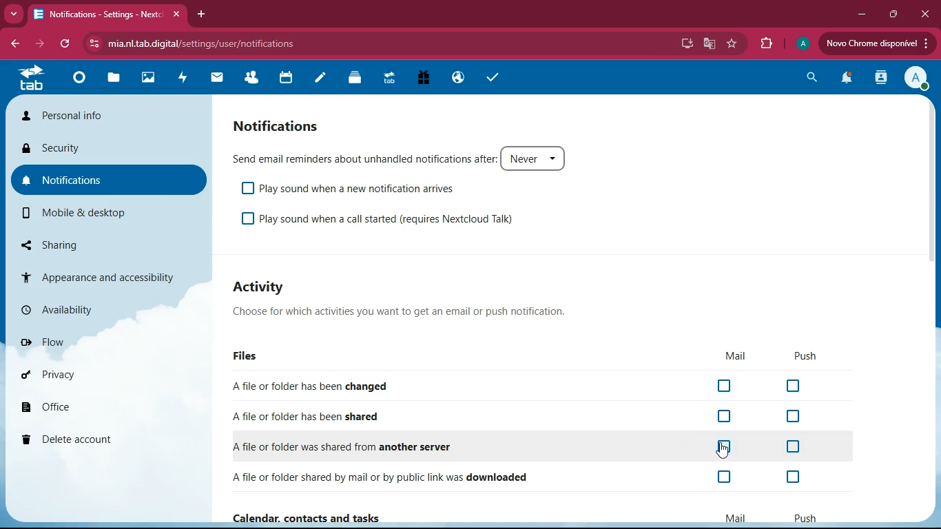 The width and height of the screenshot is (941, 529). What do you see at coordinates (728, 477) in the screenshot?
I see `off` at bounding box center [728, 477].